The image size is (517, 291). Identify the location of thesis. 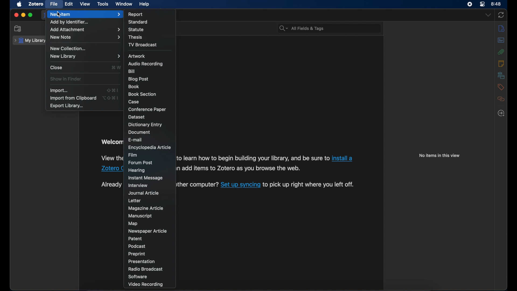
(136, 37).